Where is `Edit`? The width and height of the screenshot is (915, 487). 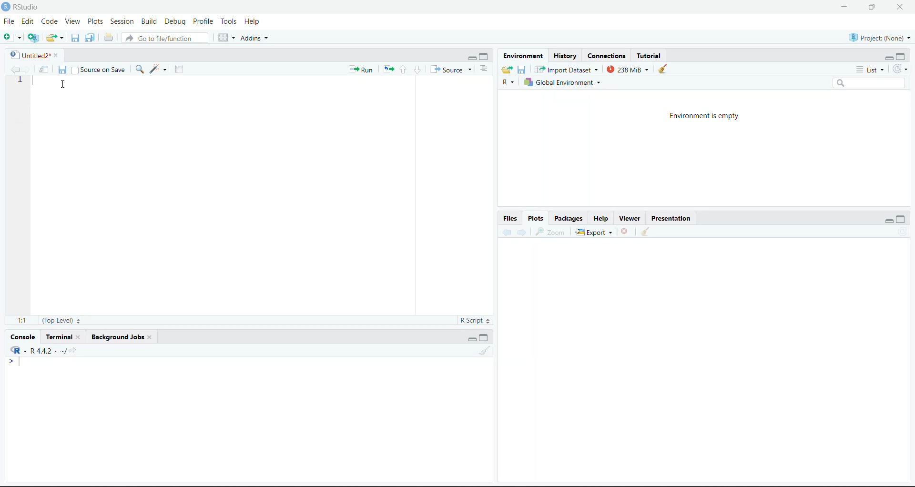
Edit is located at coordinates (28, 21).